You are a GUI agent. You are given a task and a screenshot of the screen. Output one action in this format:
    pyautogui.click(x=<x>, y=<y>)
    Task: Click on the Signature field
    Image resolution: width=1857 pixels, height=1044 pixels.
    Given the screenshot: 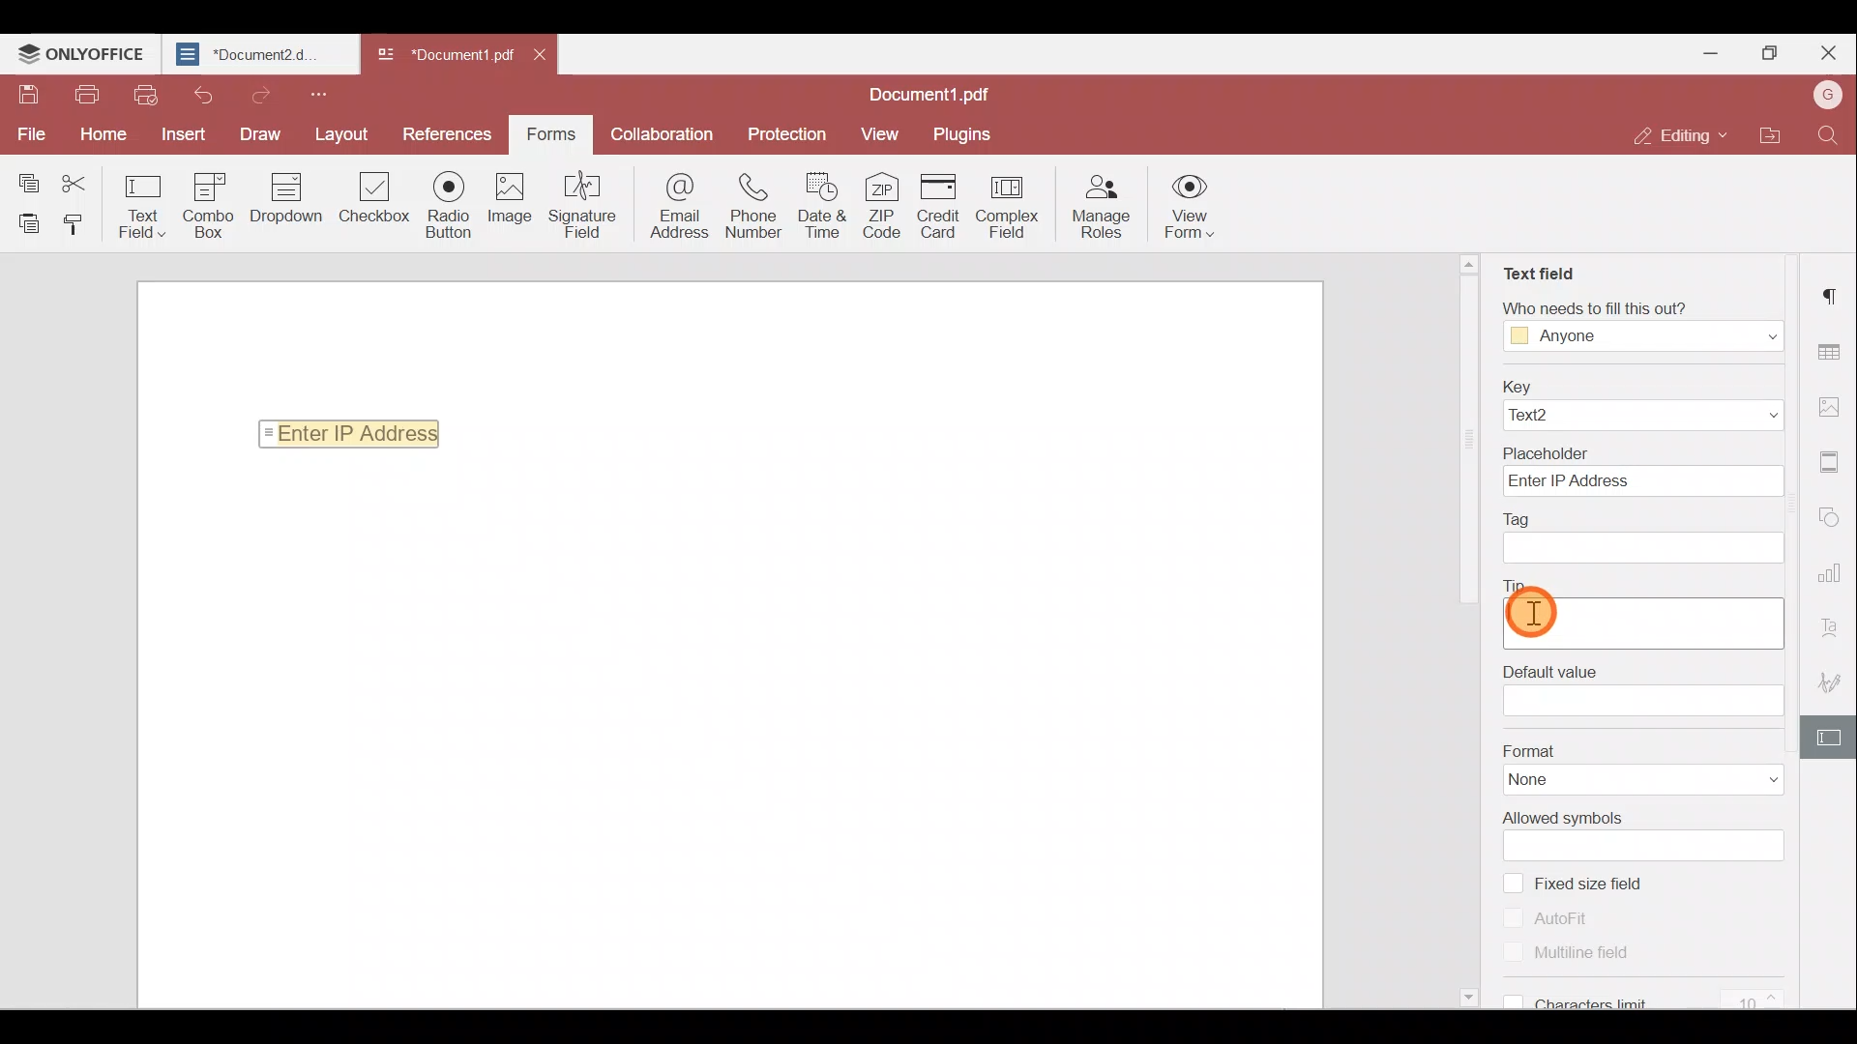 What is the action you would take?
    pyautogui.click(x=587, y=207)
    